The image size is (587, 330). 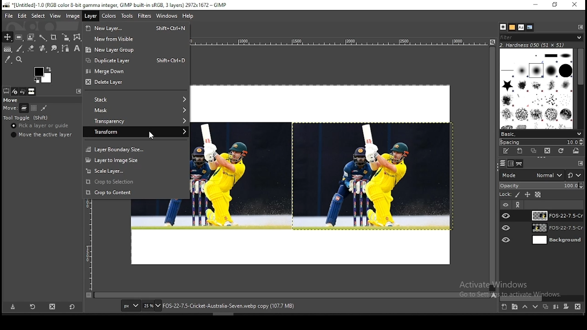 What do you see at coordinates (9, 15) in the screenshot?
I see `file` at bounding box center [9, 15].